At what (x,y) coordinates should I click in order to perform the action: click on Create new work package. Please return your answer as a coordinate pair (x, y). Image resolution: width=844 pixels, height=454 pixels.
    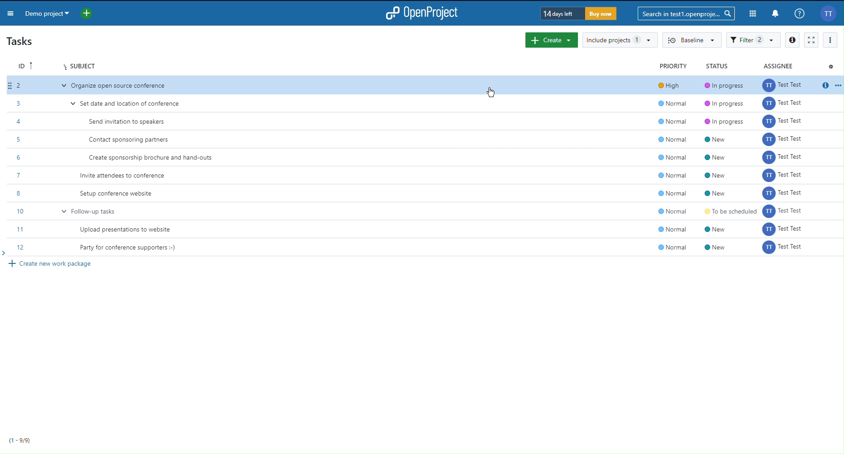
    Looking at the image, I should click on (54, 263).